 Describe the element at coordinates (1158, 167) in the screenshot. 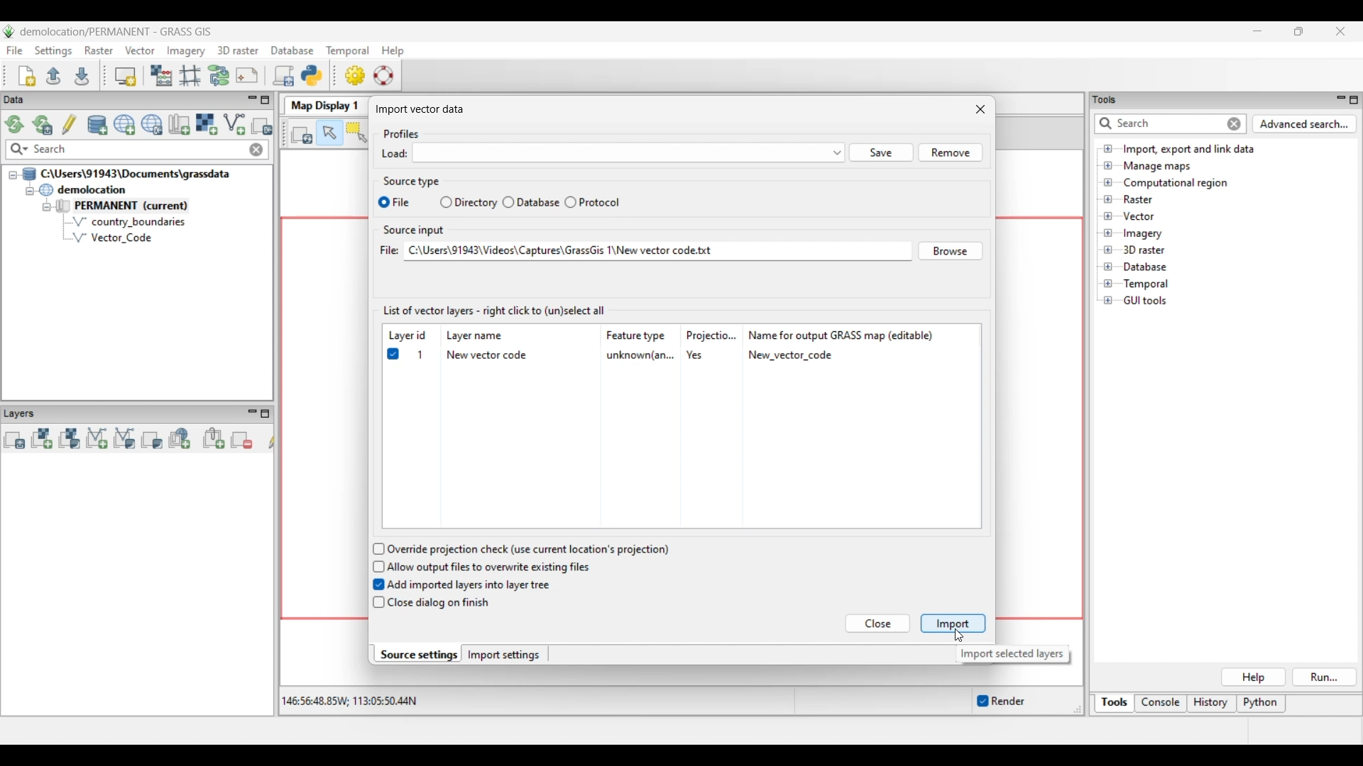

I see `Double click to see files under Manage maps` at that location.